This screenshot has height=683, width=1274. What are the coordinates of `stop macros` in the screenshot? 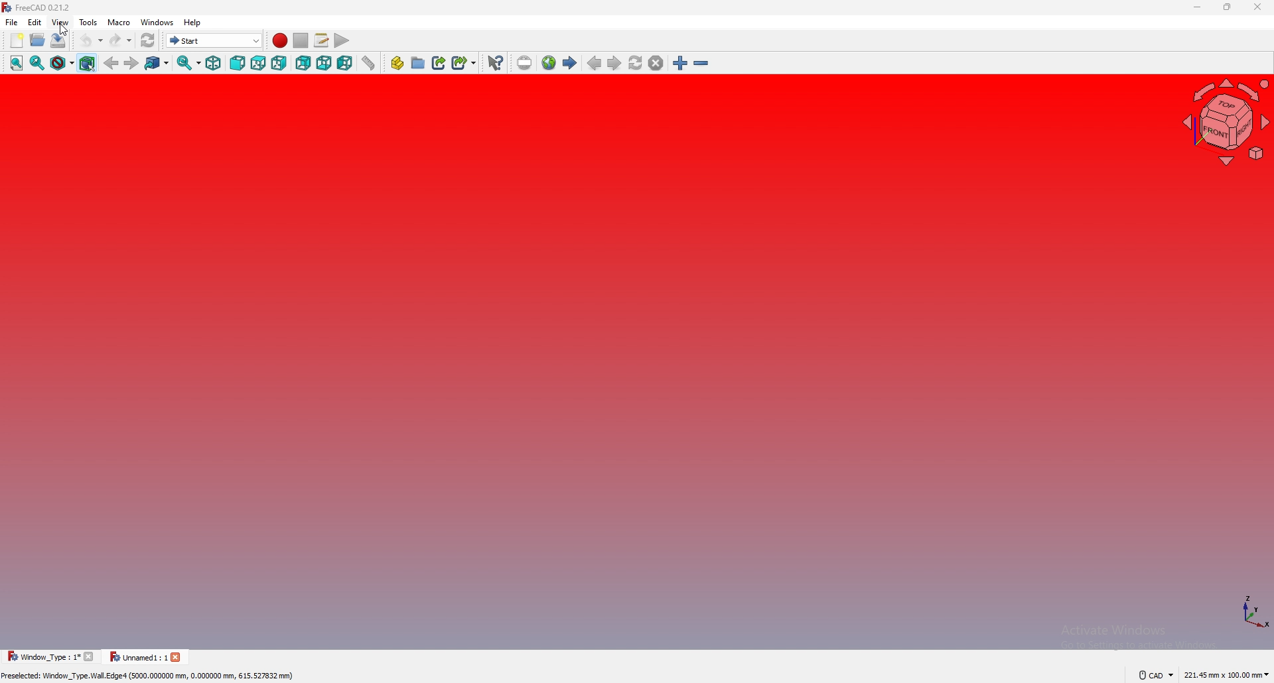 It's located at (301, 40).